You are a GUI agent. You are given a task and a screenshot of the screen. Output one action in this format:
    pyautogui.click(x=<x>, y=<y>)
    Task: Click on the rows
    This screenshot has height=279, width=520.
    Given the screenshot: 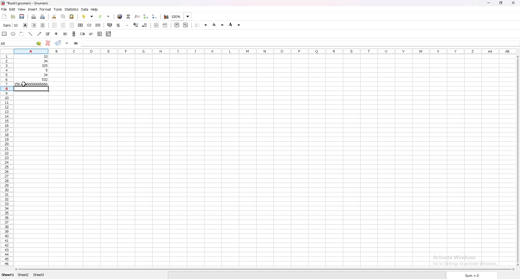 What is the action you would take?
    pyautogui.click(x=6, y=161)
    